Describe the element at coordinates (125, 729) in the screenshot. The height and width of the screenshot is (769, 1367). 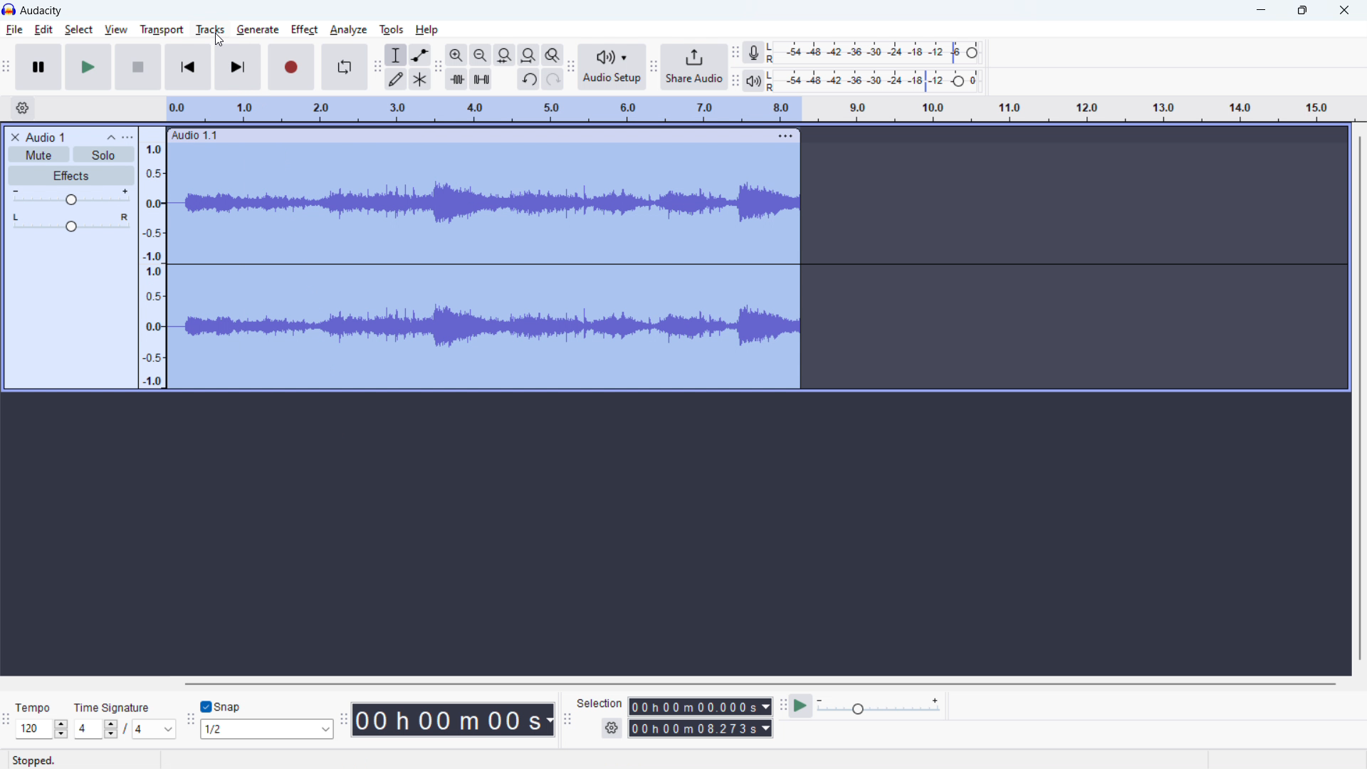
I see `time signature` at that location.